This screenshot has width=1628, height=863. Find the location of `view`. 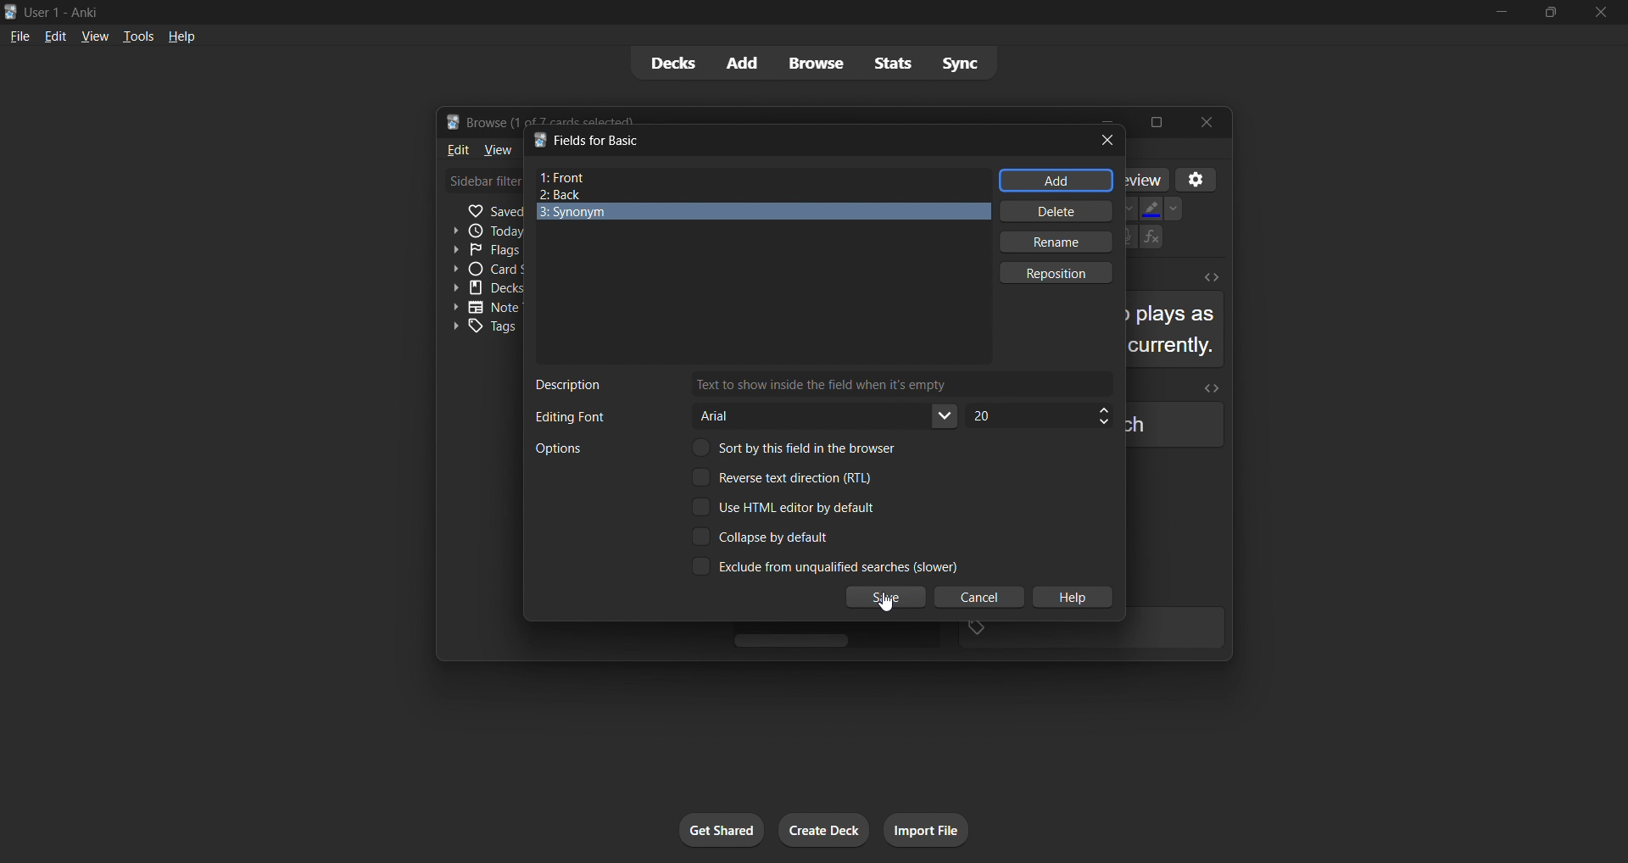

view is located at coordinates (92, 35).